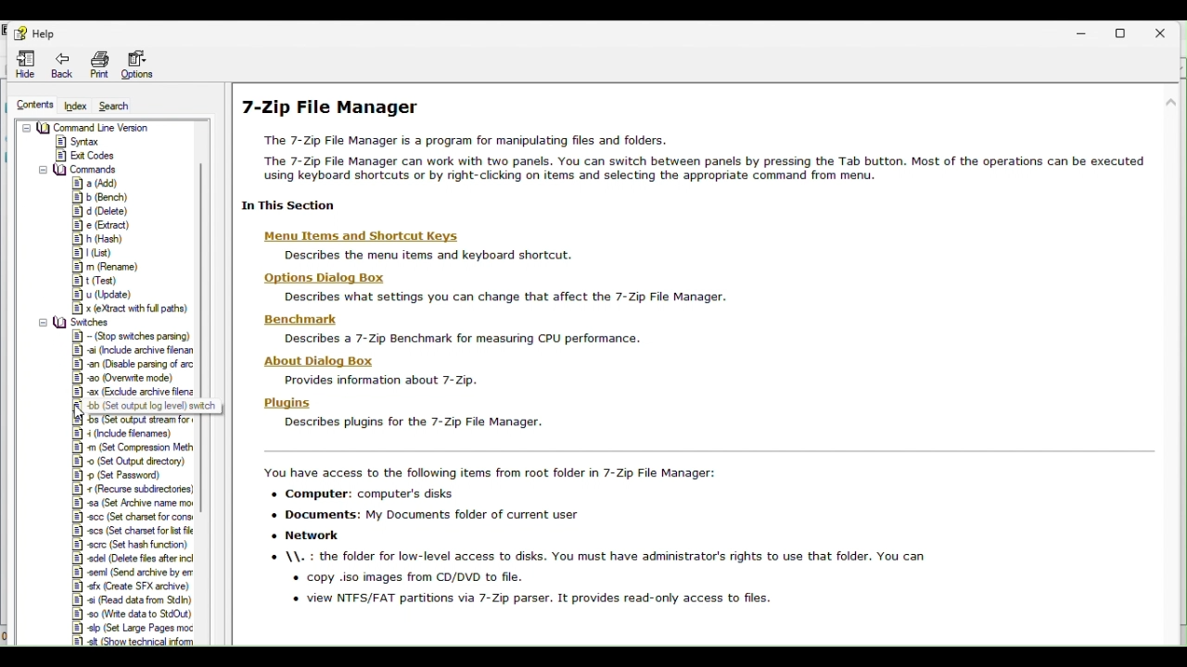 The width and height of the screenshot is (1187, 667). I want to click on | In This Section, so click(297, 205).